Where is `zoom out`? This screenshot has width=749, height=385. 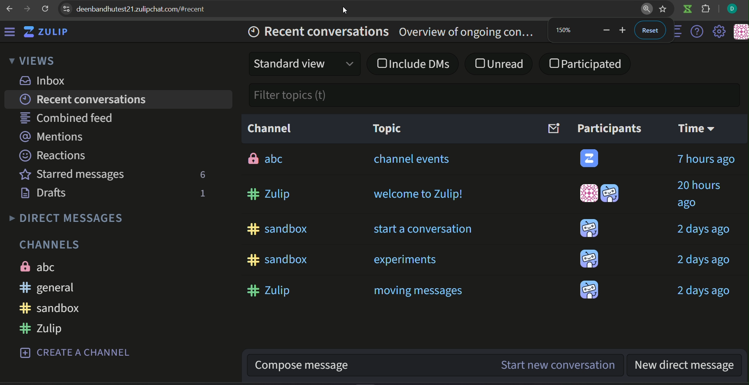 zoom out is located at coordinates (605, 30).